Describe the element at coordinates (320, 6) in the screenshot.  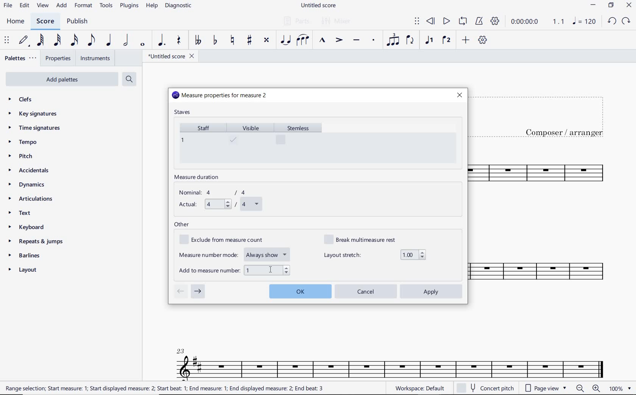
I see `FILE NAME` at that location.